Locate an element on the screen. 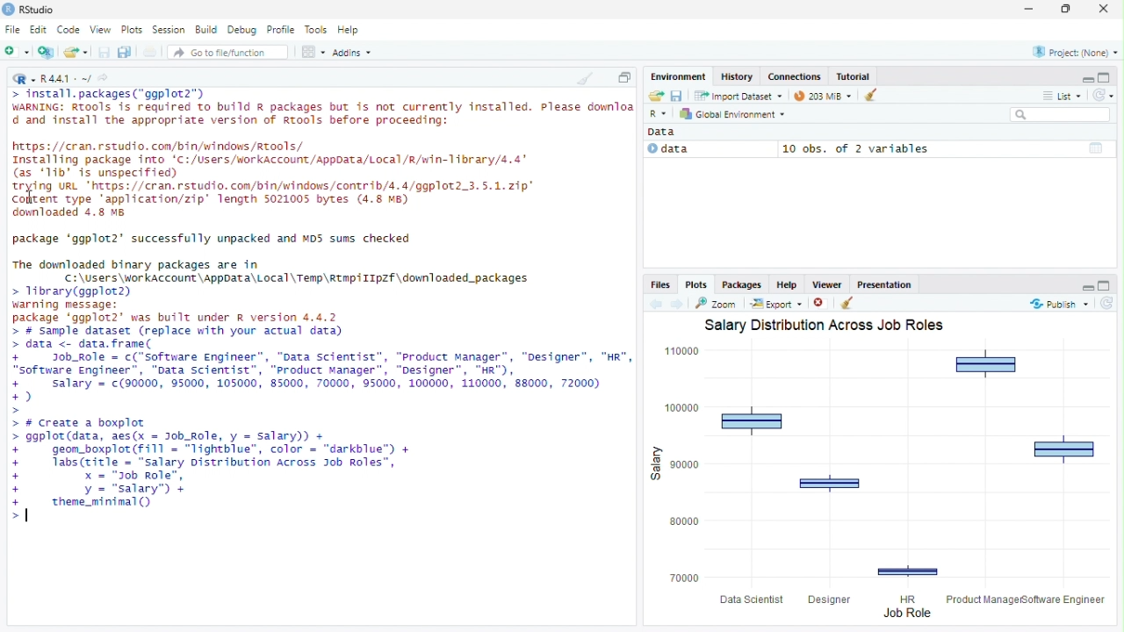 The height and width of the screenshot is (632, 1124). Currently selected project - None is located at coordinates (1074, 51).